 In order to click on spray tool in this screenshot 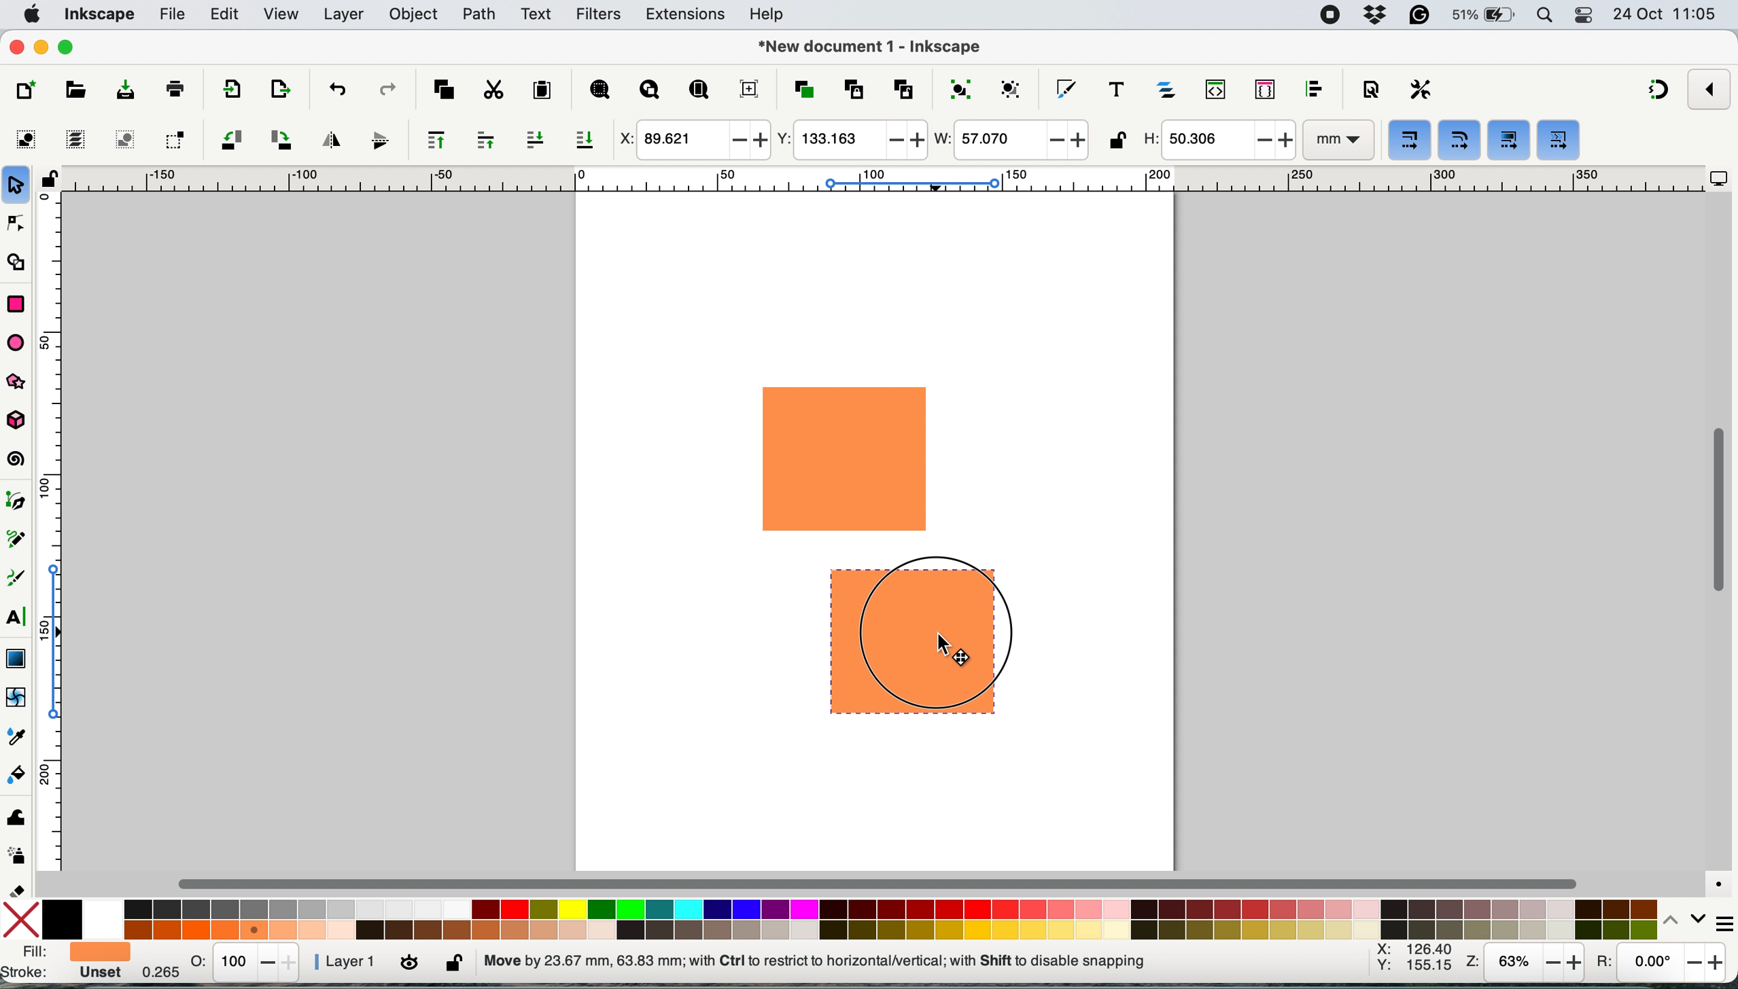, I will do `click(18, 856)`.